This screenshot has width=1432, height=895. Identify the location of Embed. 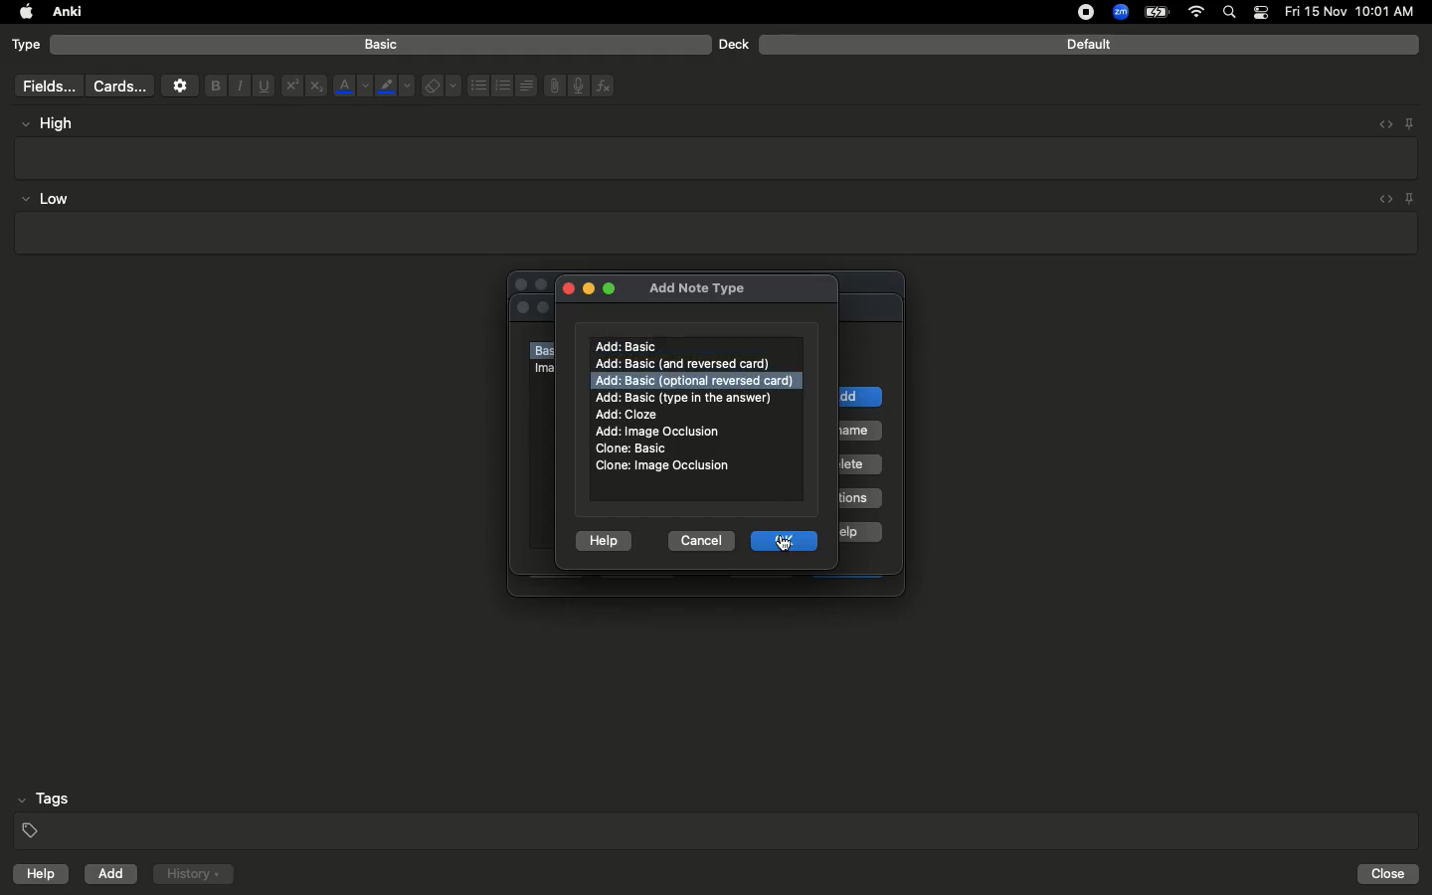
(1381, 200).